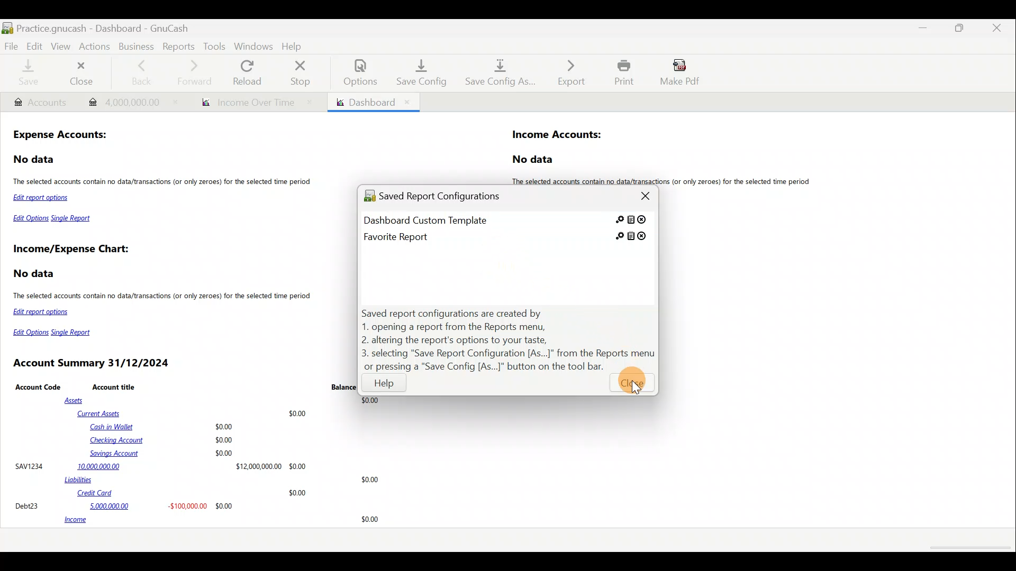 This screenshot has width=1016, height=571. I want to click on Edit, so click(34, 45).